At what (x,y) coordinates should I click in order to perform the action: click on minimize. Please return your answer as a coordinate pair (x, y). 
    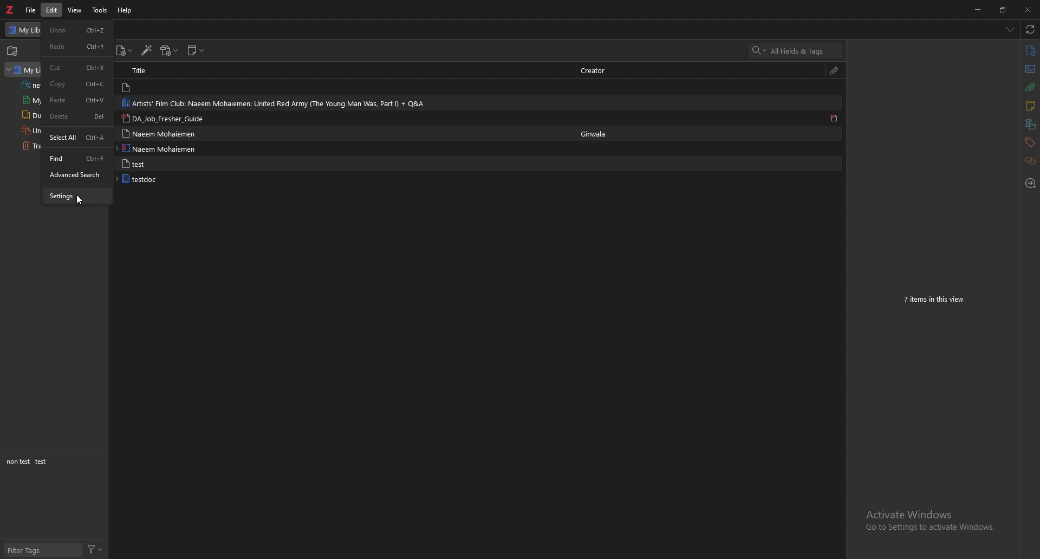
    Looking at the image, I should click on (978, 9).